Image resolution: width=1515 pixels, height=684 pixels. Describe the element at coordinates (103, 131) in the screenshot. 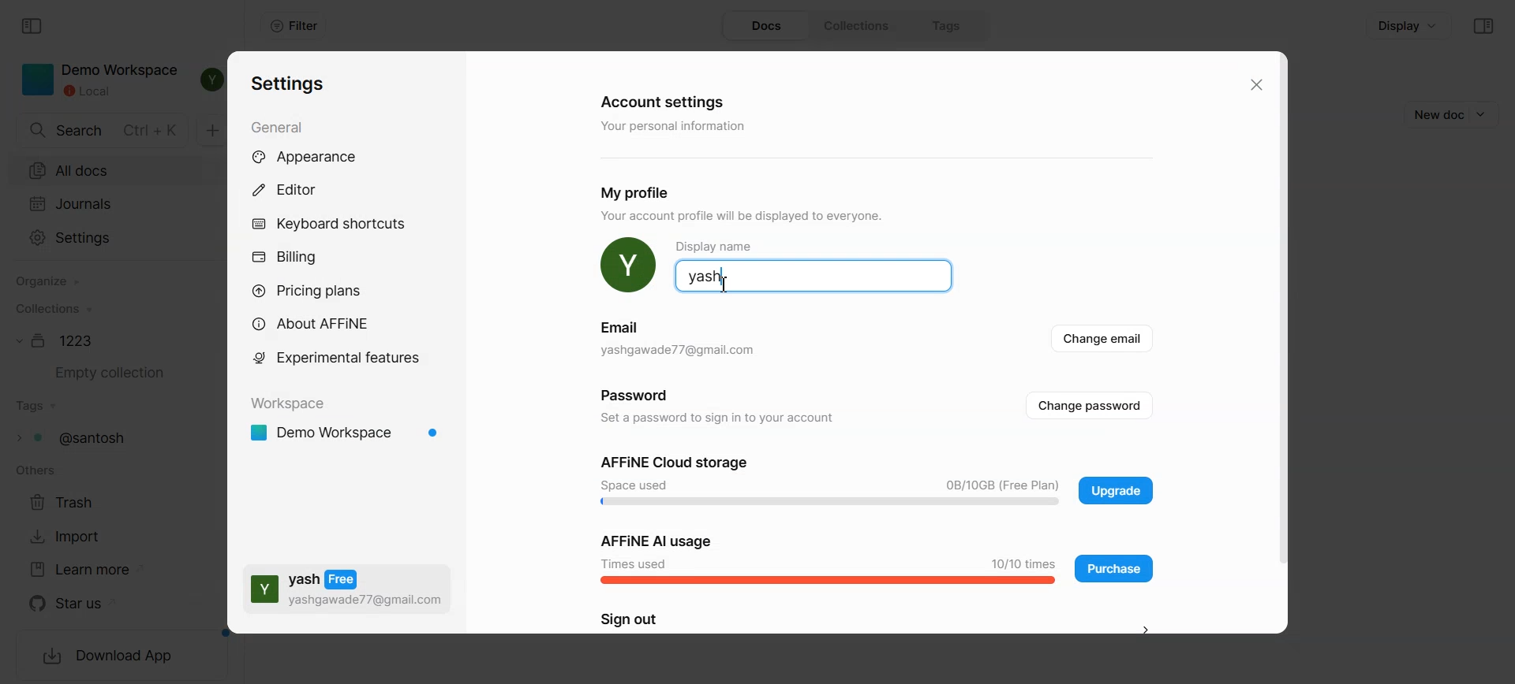

I see `Search doc` at that location.